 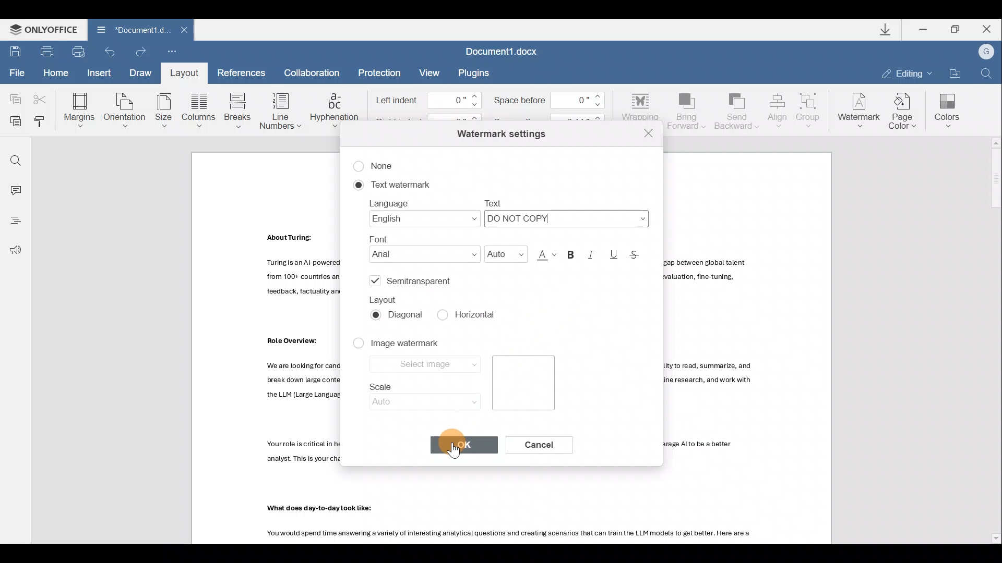 What do you see at coordinates (946, 111) in the screenshot?
I see `Colors` at bounding box center [946, 111].